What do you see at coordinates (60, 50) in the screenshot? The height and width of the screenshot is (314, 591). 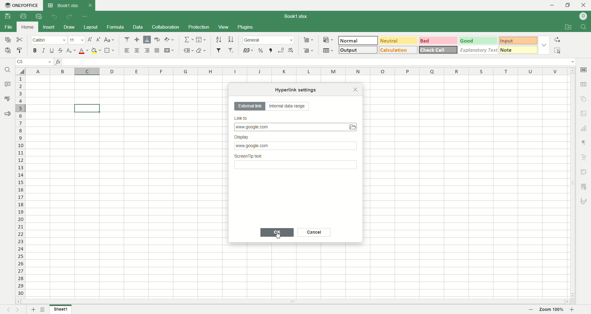 I see `strikethrough` at bounding box center [60, 50].